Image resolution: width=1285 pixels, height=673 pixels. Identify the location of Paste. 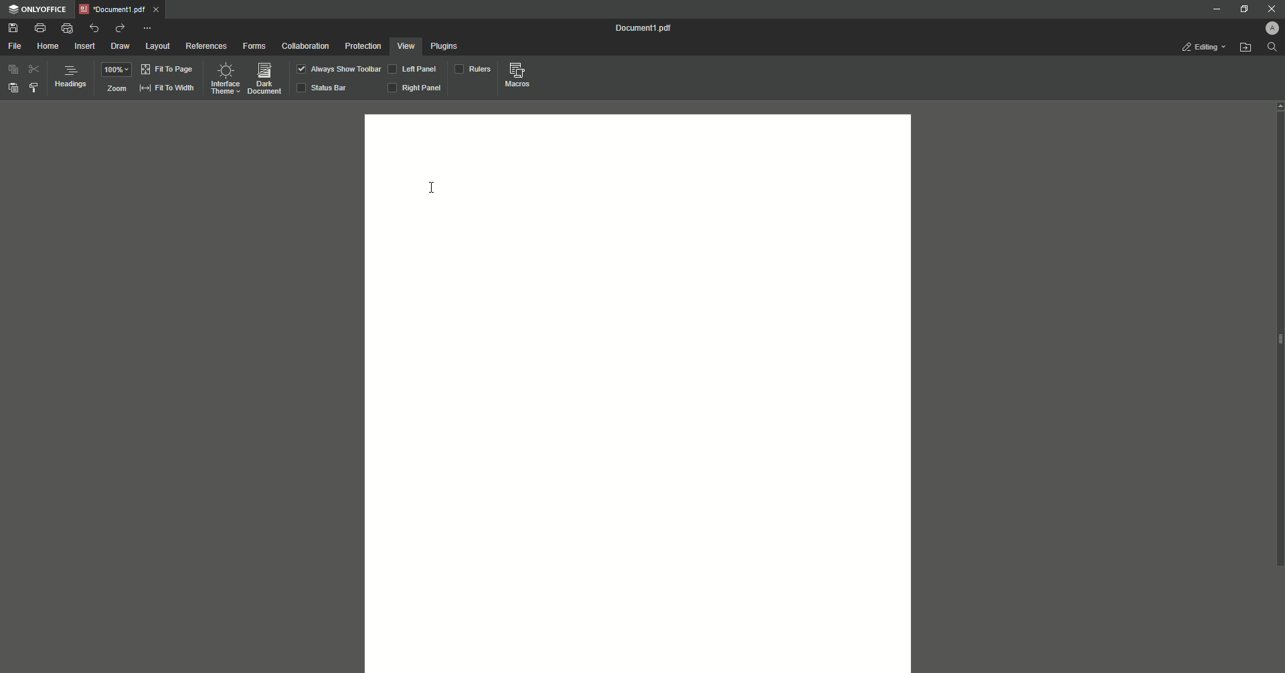
(14, 88).